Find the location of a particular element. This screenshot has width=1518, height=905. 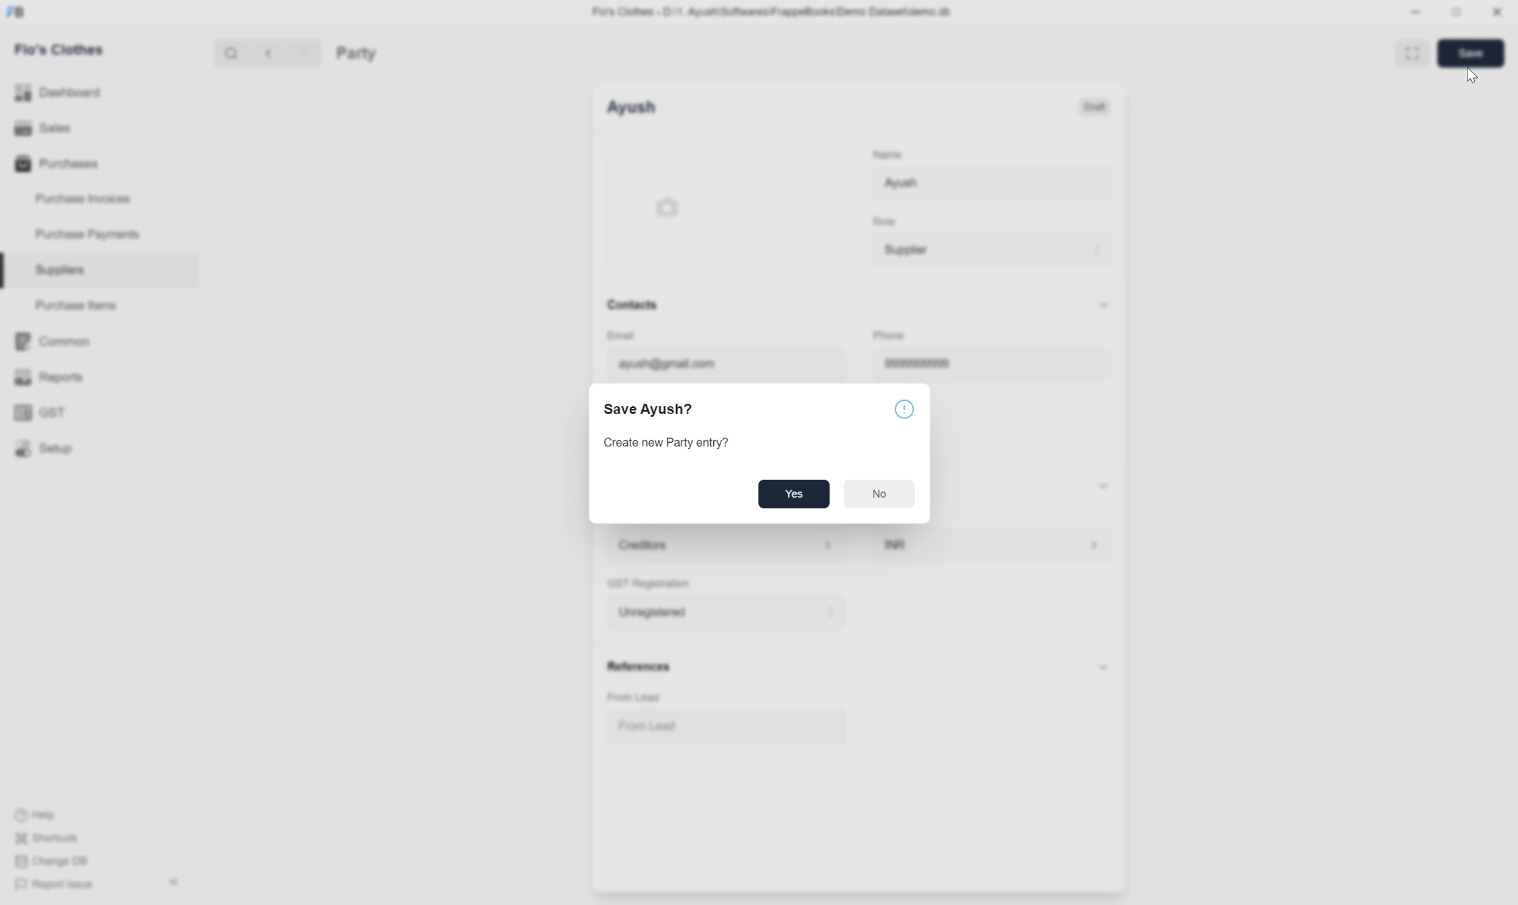

Purchase Invoices is located at coordinates (98, 199).